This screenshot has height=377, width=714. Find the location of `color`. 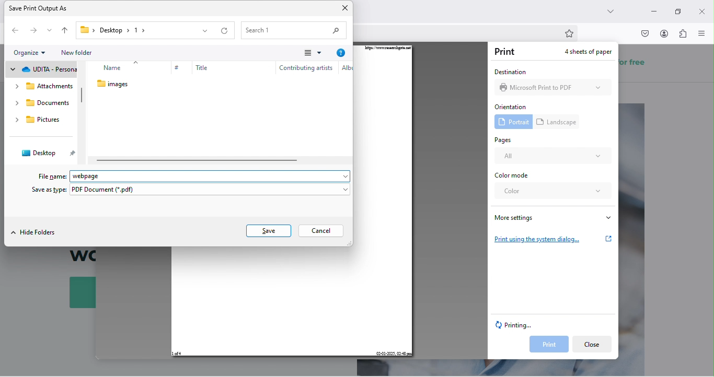

color is located at coordinates (554, 194).